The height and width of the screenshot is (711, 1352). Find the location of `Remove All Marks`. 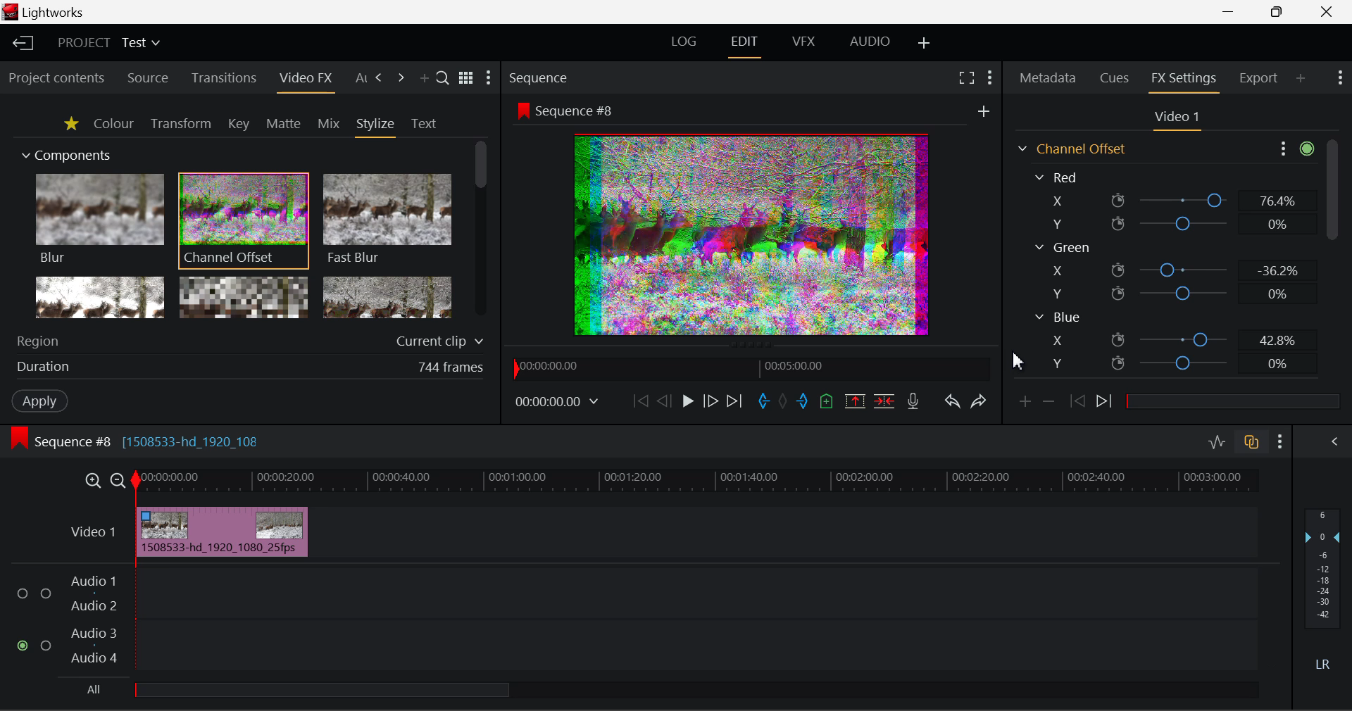

Remove All Marks is located at coordinates (782, 402).